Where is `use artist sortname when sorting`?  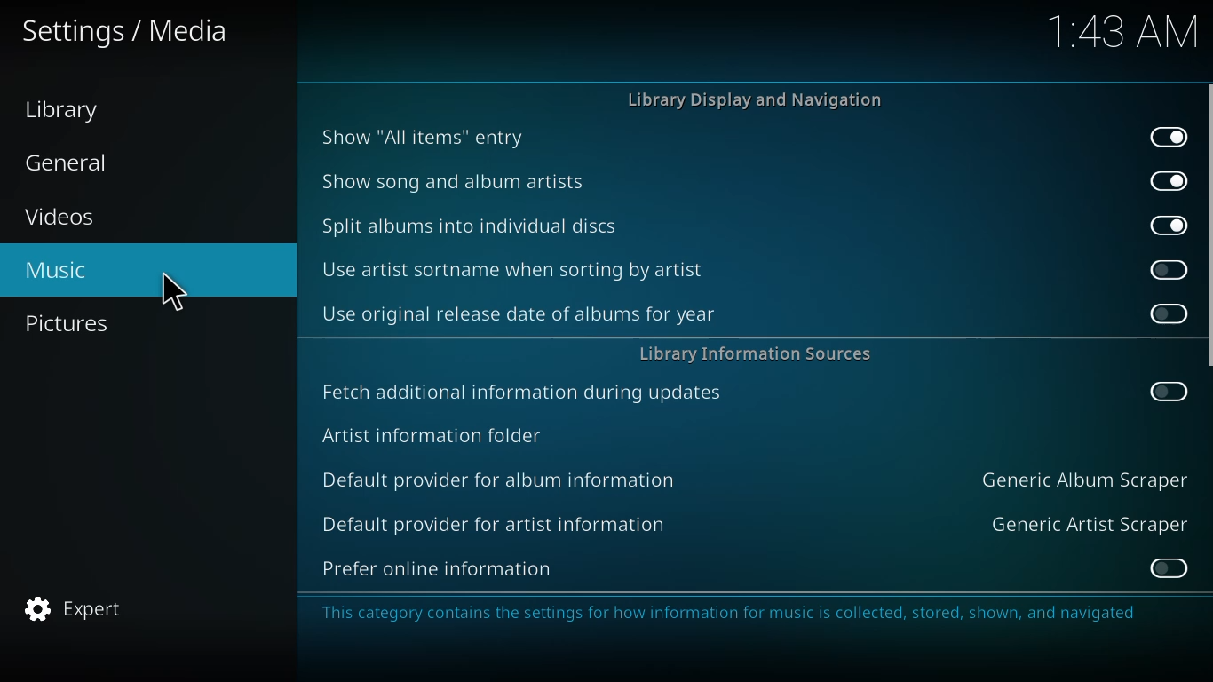 use artist sortname when sorting is located at coordinates (516, 269).